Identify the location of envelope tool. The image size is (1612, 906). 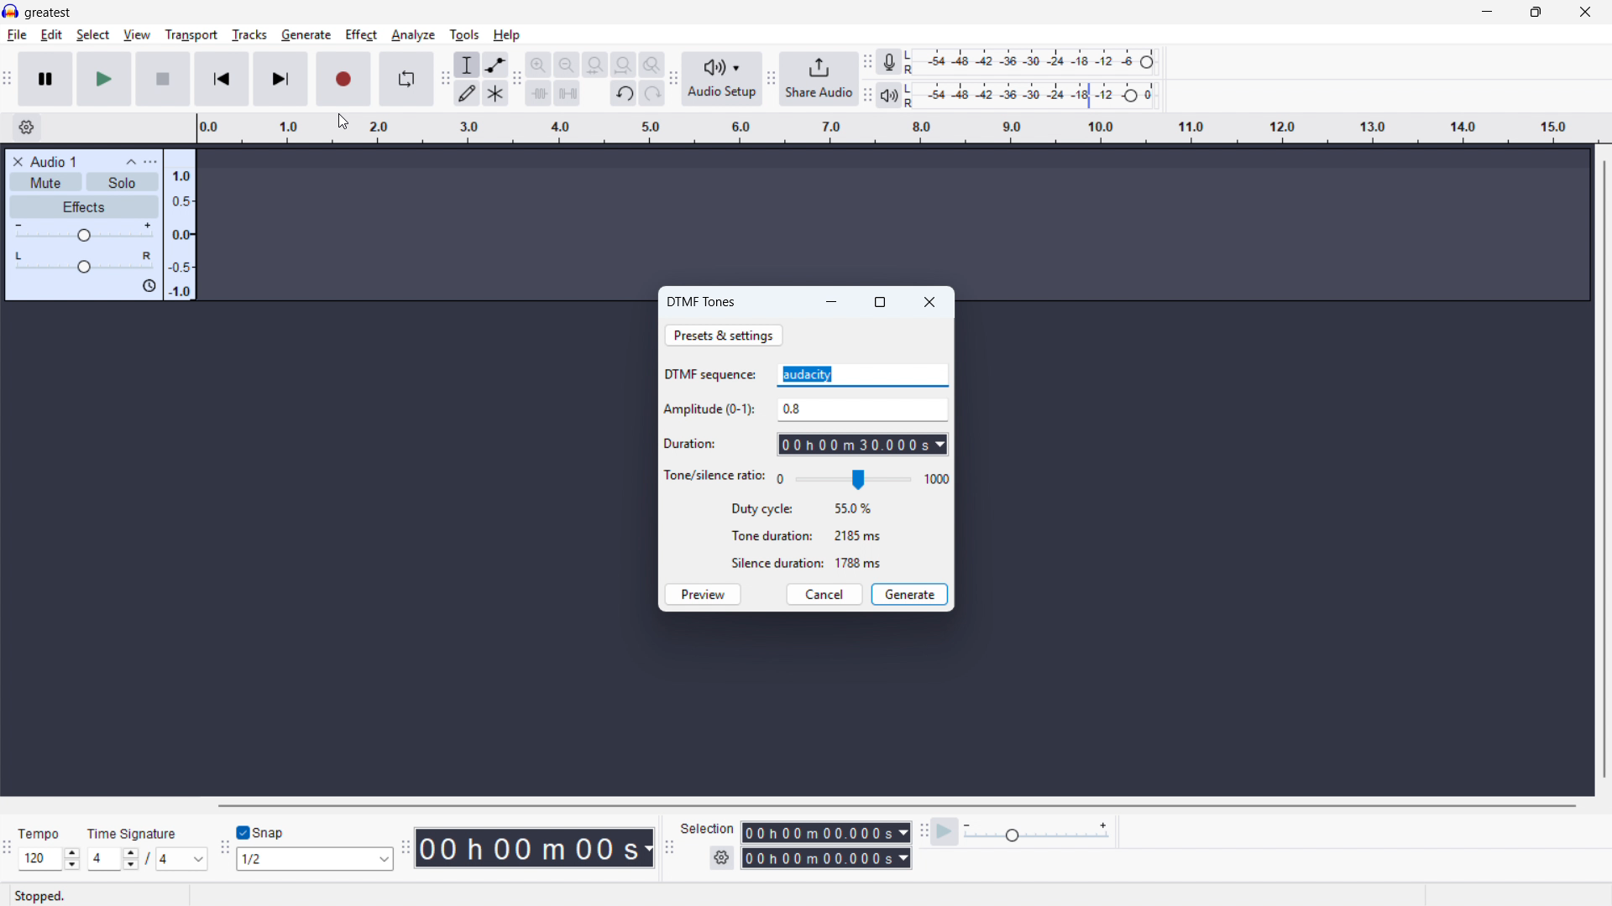
(496, 65).